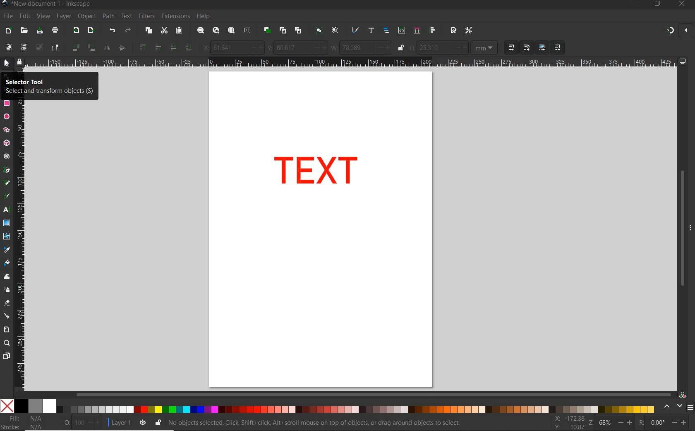  What do you see at coordinates (43, 16) in the screenshot?
I see `view` at bounding box center [43, 16].